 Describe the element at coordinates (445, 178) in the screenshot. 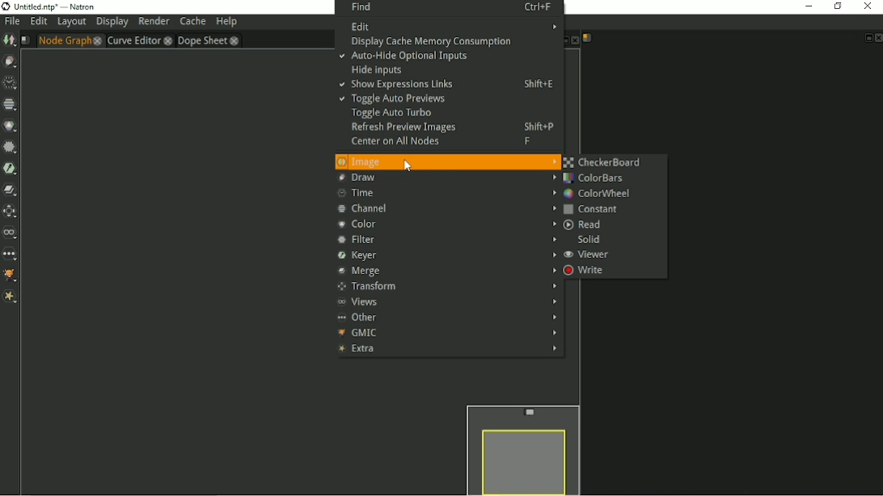

I see `Draw` at that location.